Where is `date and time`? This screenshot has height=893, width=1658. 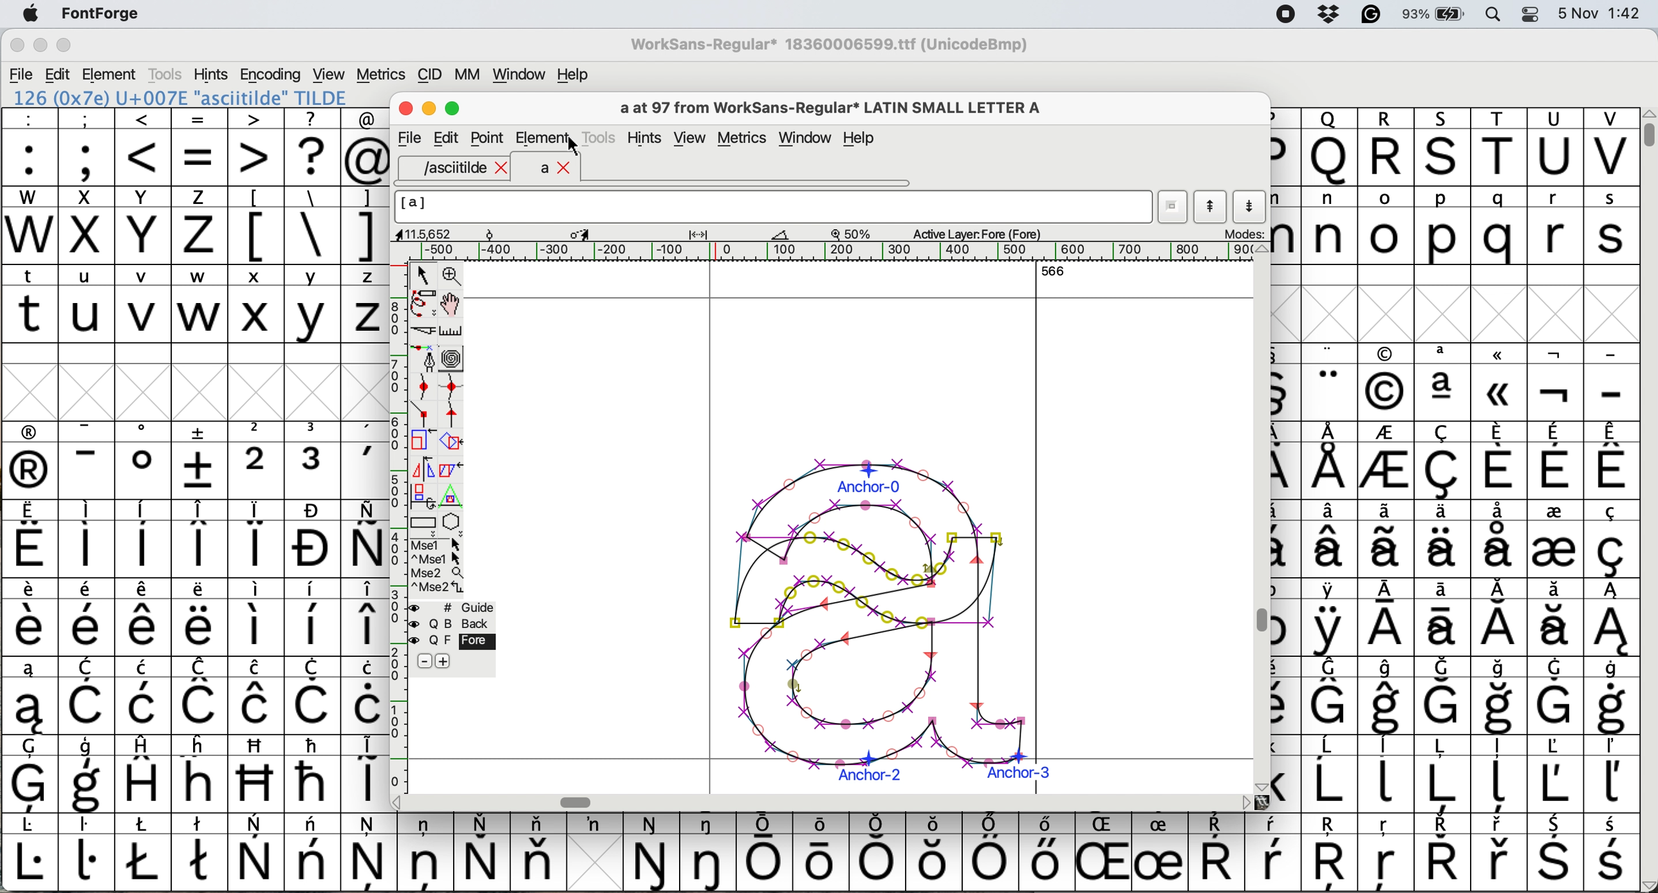
date and time is located at coordinates (1600, 12).